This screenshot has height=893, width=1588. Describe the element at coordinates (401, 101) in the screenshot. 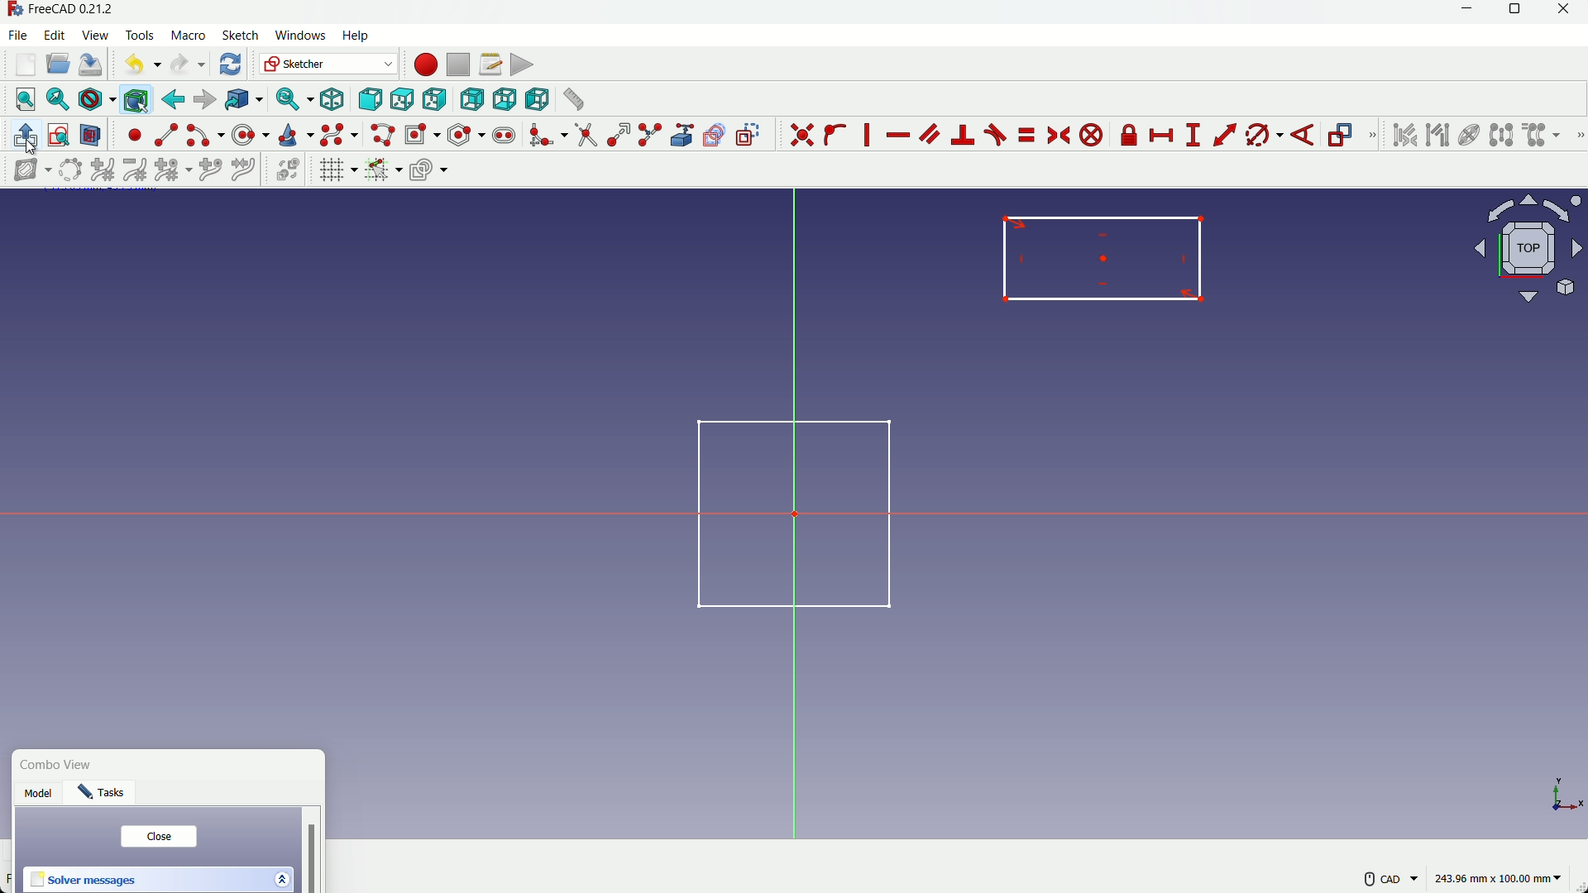

I see `top view` at that location.